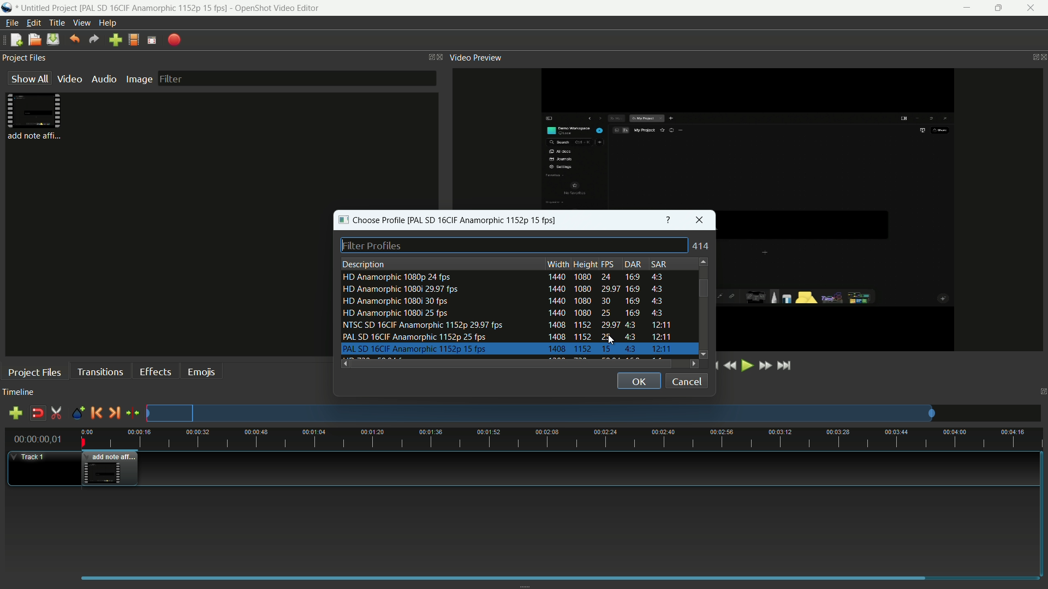  I want to click on 414, so click(702, 246).